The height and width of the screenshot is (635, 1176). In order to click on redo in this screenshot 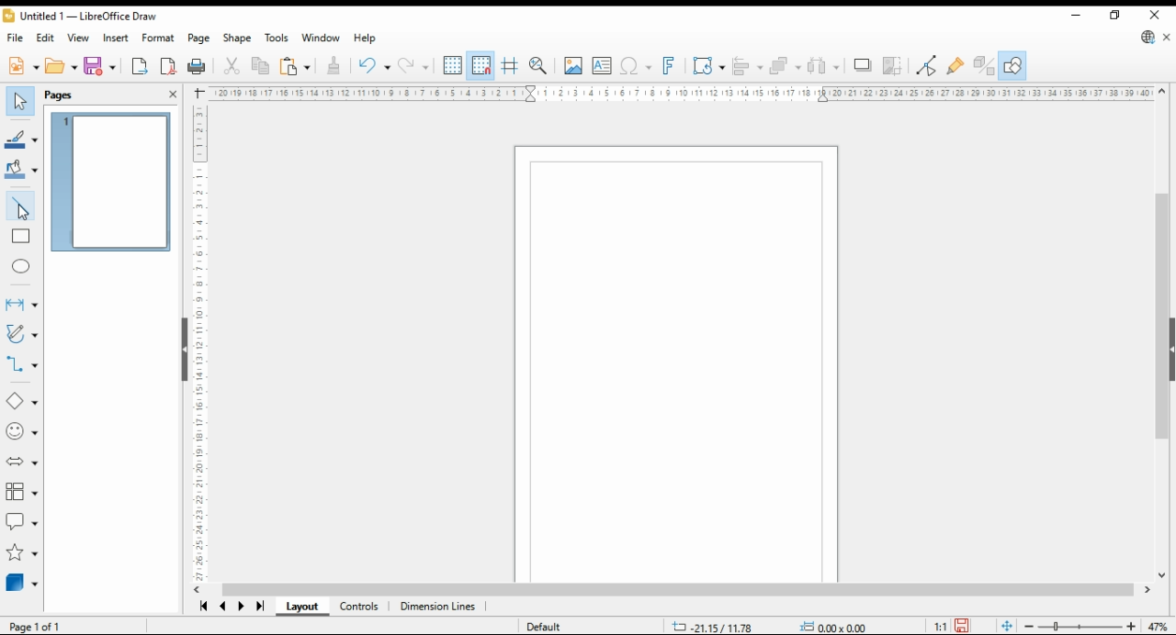, I will do `click(373, 67)`.